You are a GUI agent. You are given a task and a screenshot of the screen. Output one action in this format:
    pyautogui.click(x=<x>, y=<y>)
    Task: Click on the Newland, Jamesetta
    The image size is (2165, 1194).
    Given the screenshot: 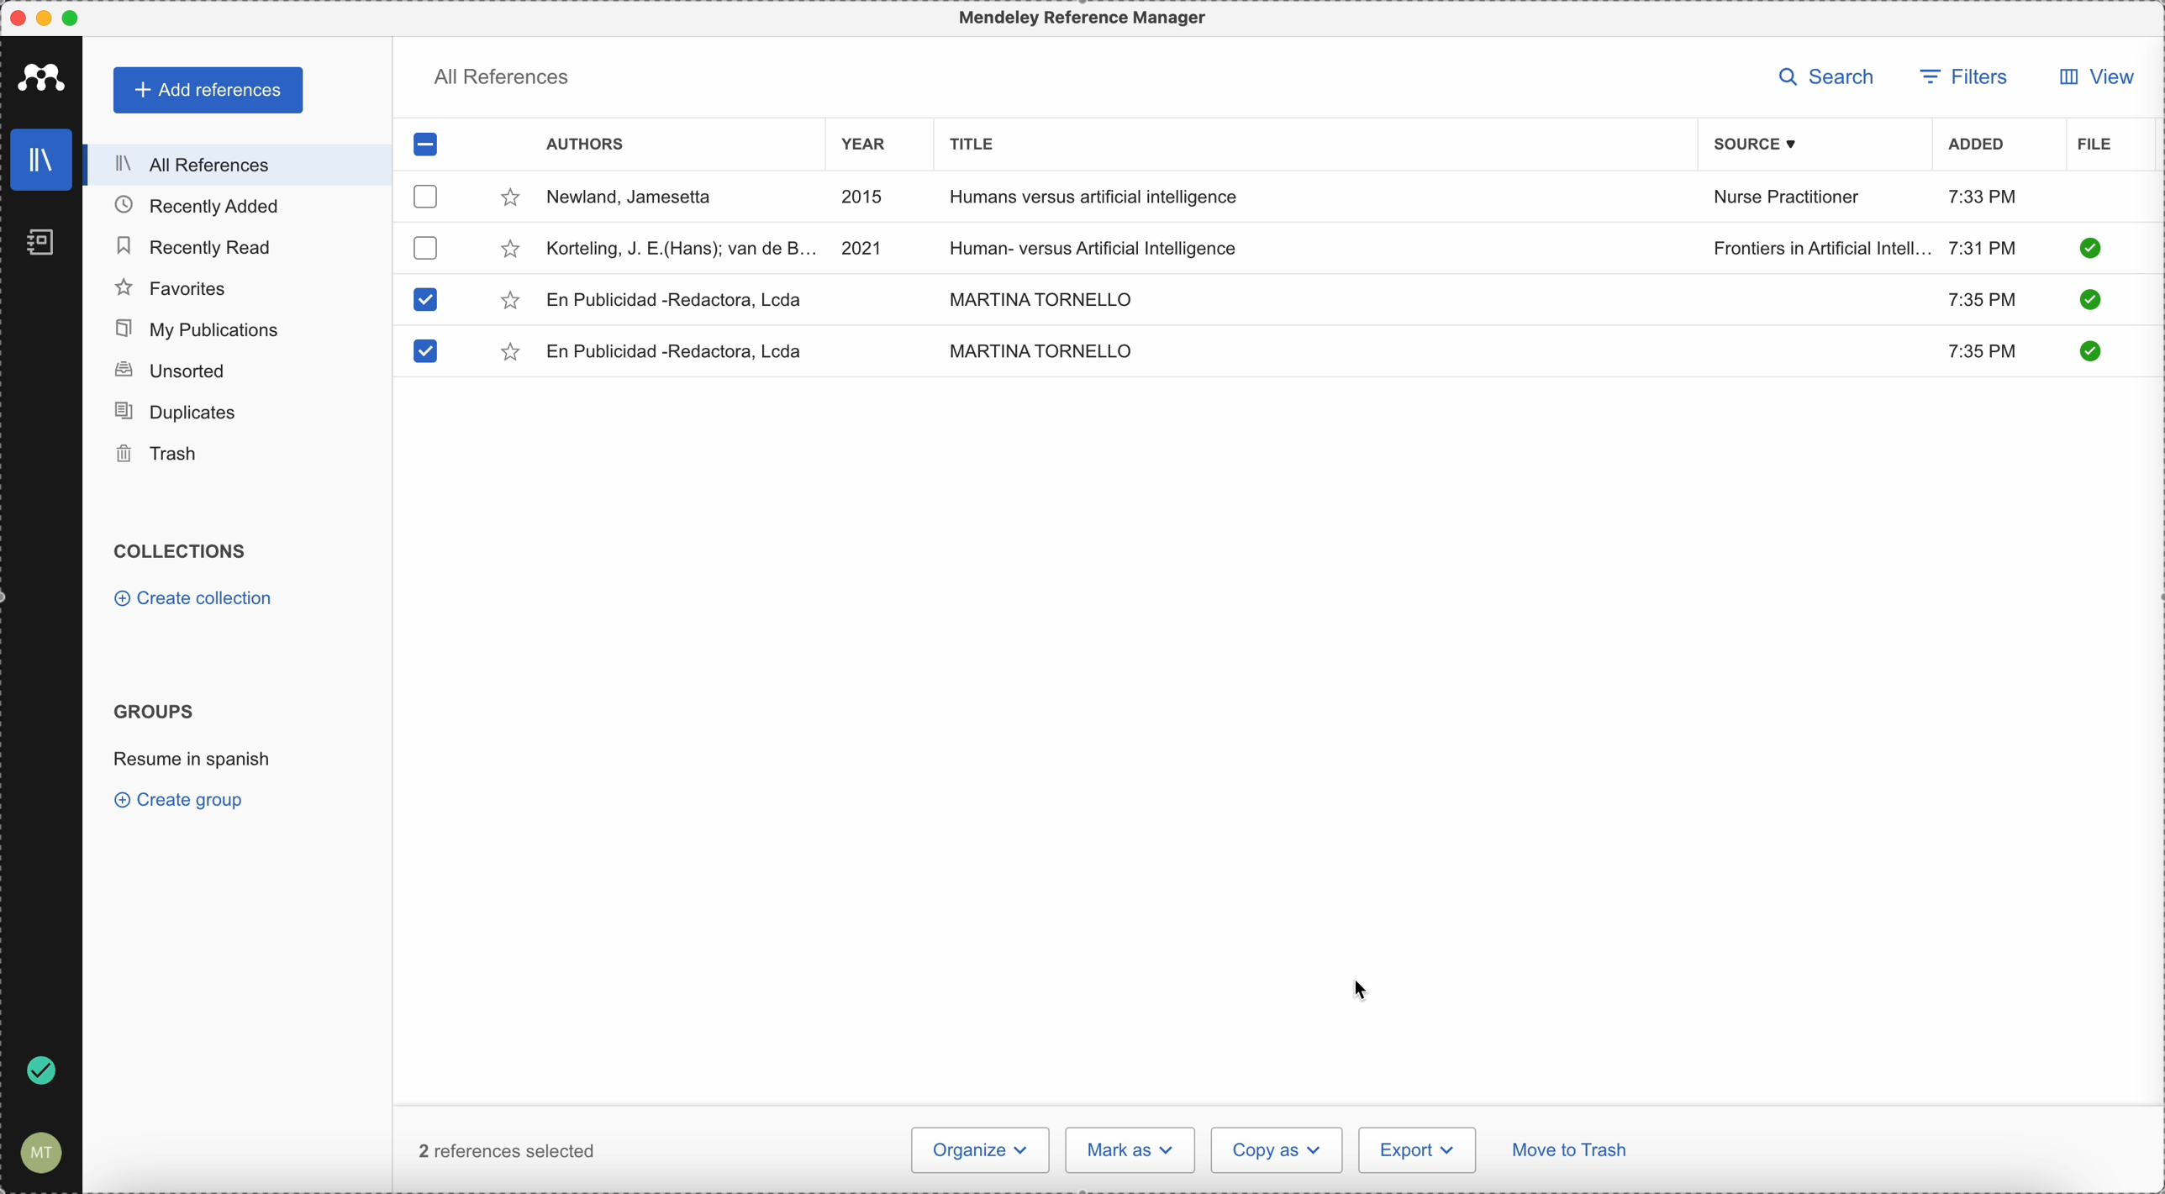 What is the action you would take?
    pyautogui.click(x=638, y=198)
    